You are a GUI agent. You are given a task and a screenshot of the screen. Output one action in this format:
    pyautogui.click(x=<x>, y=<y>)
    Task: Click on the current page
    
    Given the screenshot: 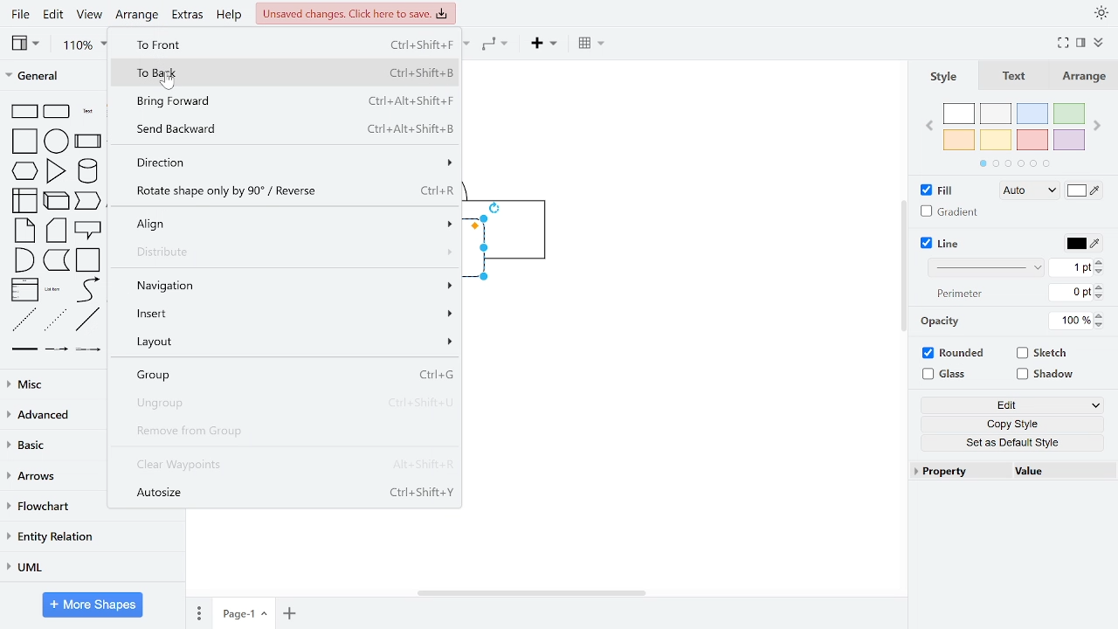 What is the action you would take?
    pyautogui.click(x=243, y=612)
    